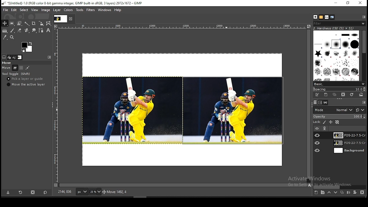 Image resolution: width=368 pixels, height=207 pixels. I want to click on move, so click(6, 68).